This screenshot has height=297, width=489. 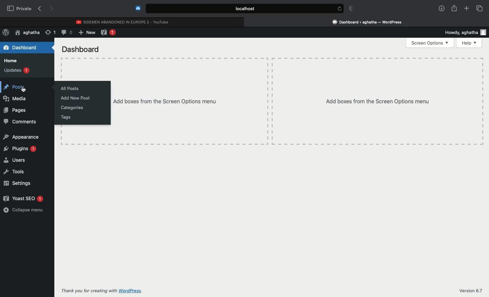 What do you see at coordinates (19, 151) in the screenshot?
I see `Plugins` at bounding box center [19, 151].